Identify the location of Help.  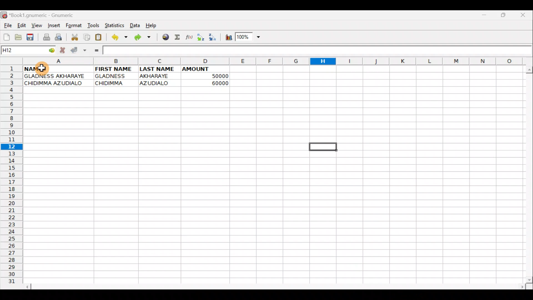
(153, 24).